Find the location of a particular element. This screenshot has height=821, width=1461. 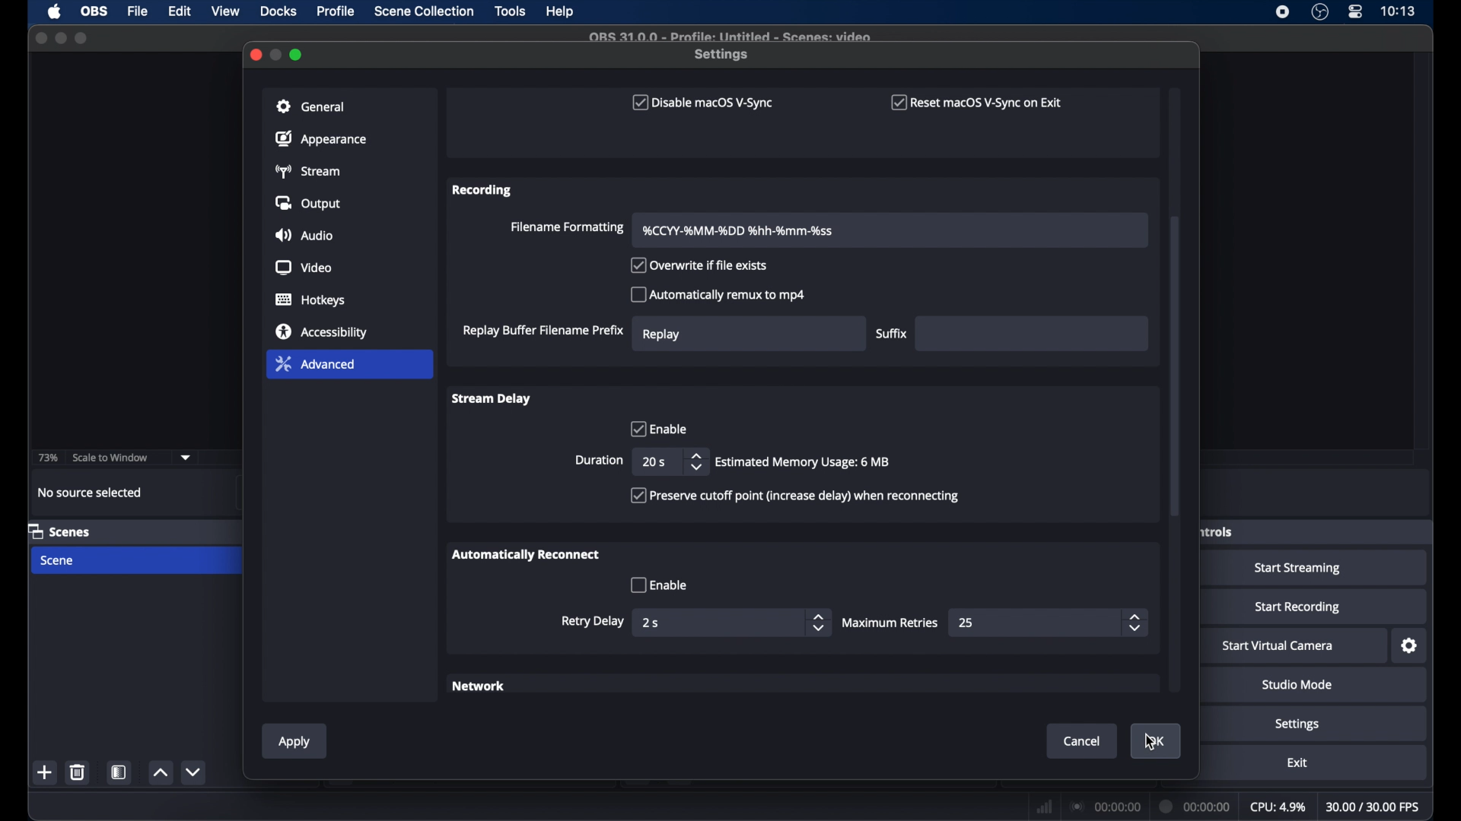

apply  is located at coordinates (294, 742).